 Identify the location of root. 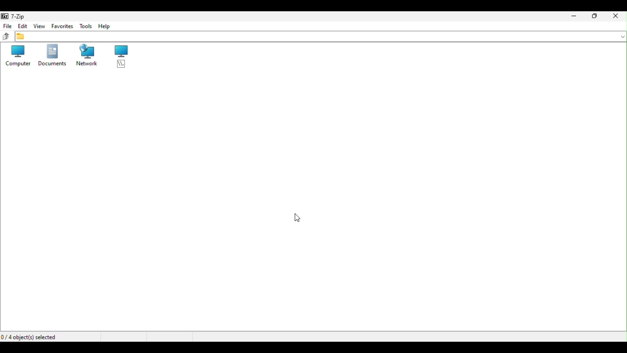
(120, 56).